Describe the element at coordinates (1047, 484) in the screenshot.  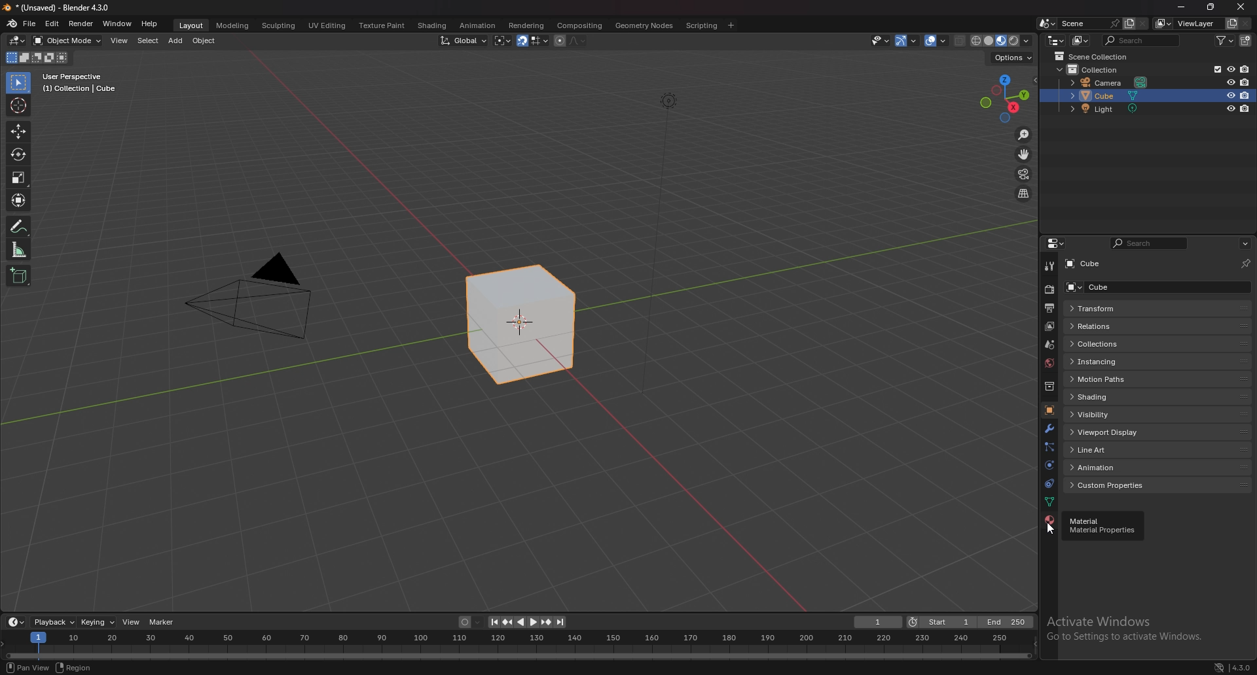
I see `constraints` at that location.